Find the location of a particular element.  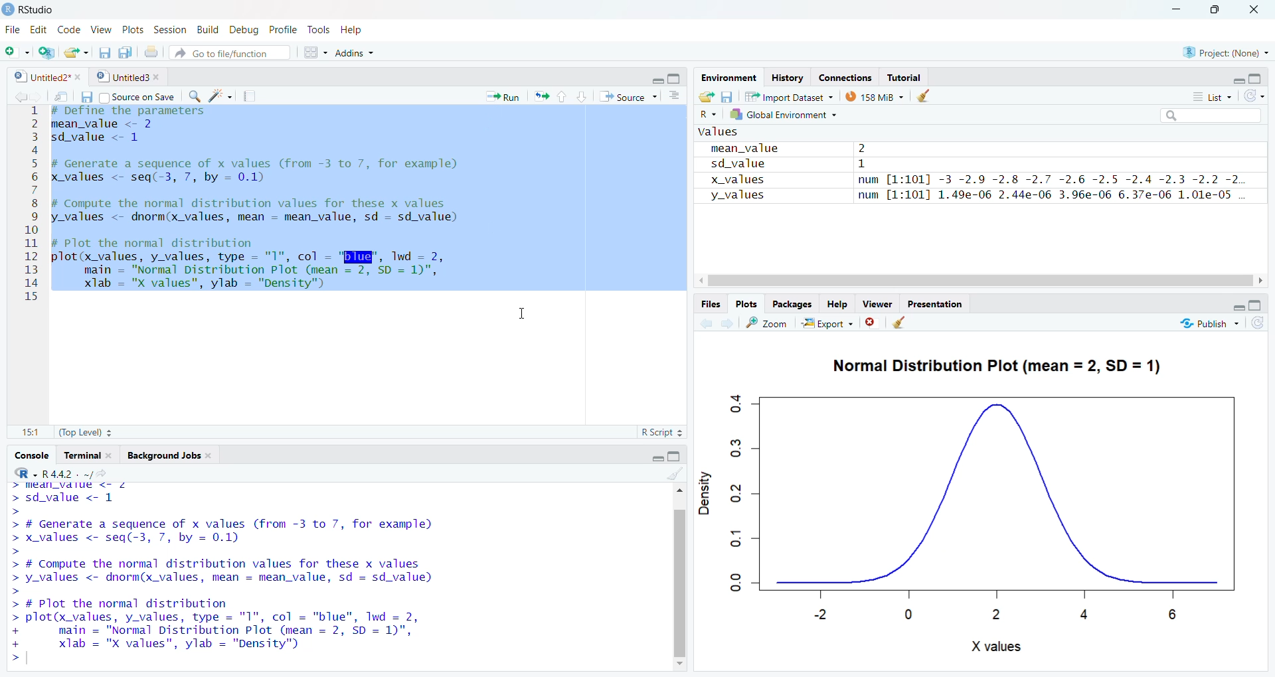

Plots is located at coordinates (748, 303).